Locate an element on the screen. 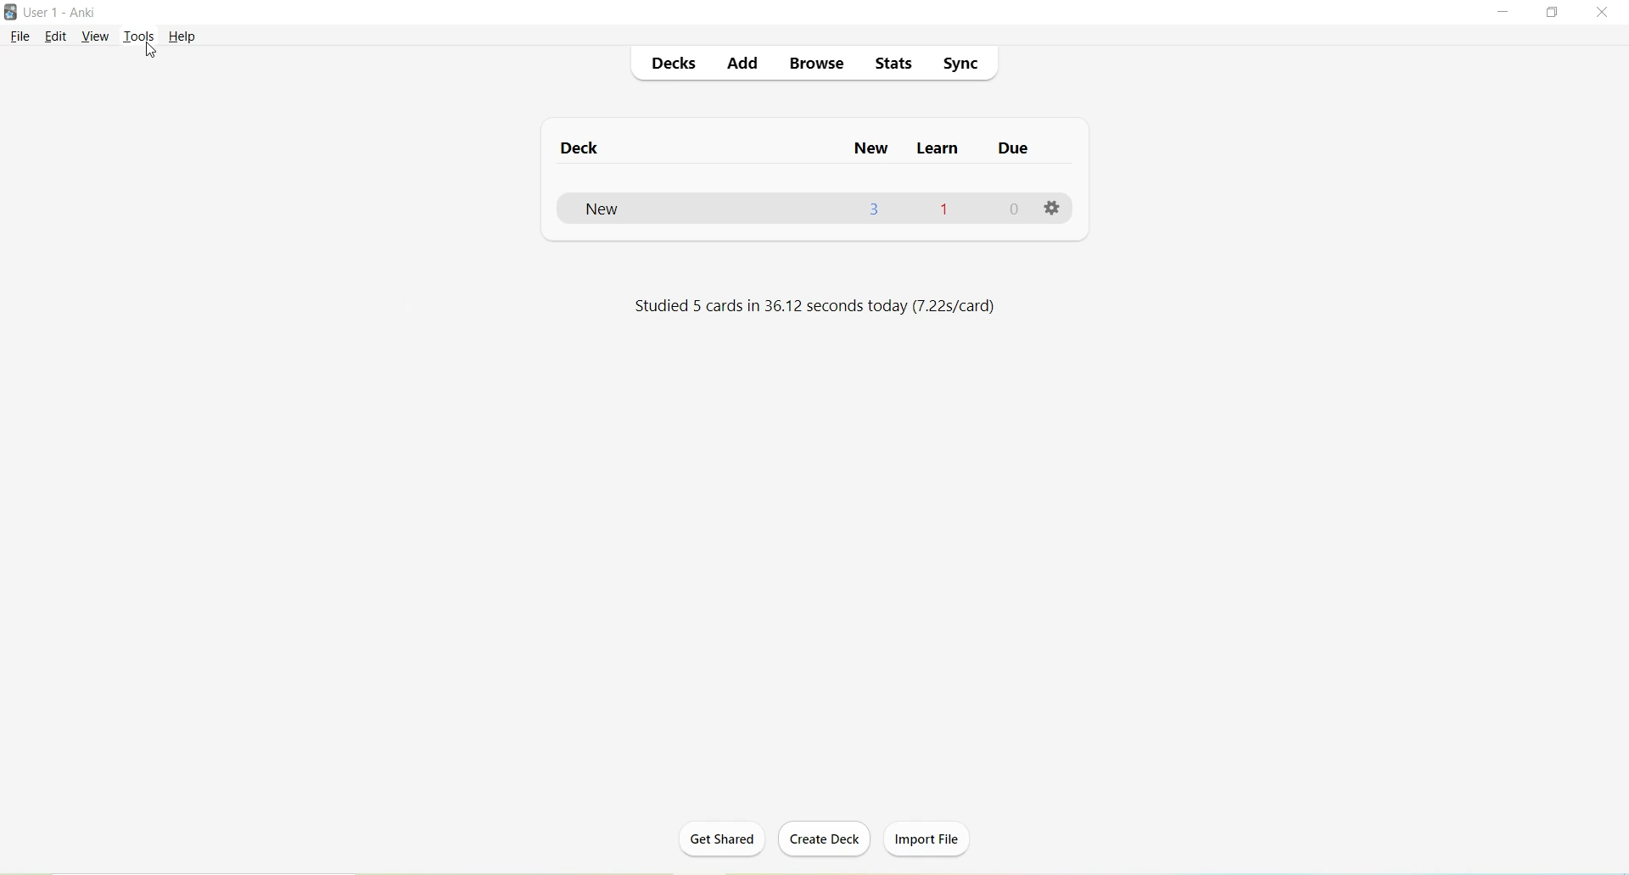 This screenshot has height=875, width=1629. Close is located at coordinates (1606, 13).